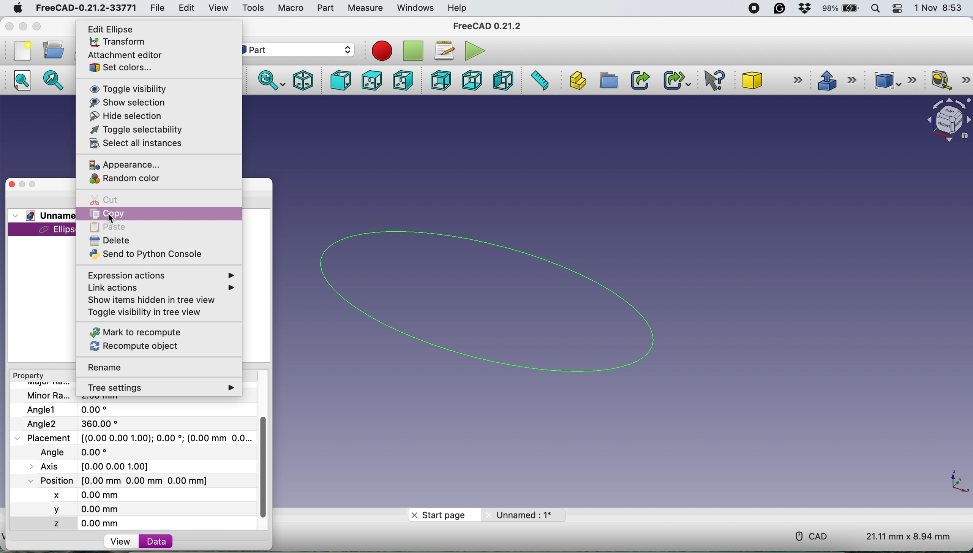 The height and width of the screenshot is (553, 973). Describe the element at coordinates (893, 80) in the screenshot. I see `compound tools` at that location.